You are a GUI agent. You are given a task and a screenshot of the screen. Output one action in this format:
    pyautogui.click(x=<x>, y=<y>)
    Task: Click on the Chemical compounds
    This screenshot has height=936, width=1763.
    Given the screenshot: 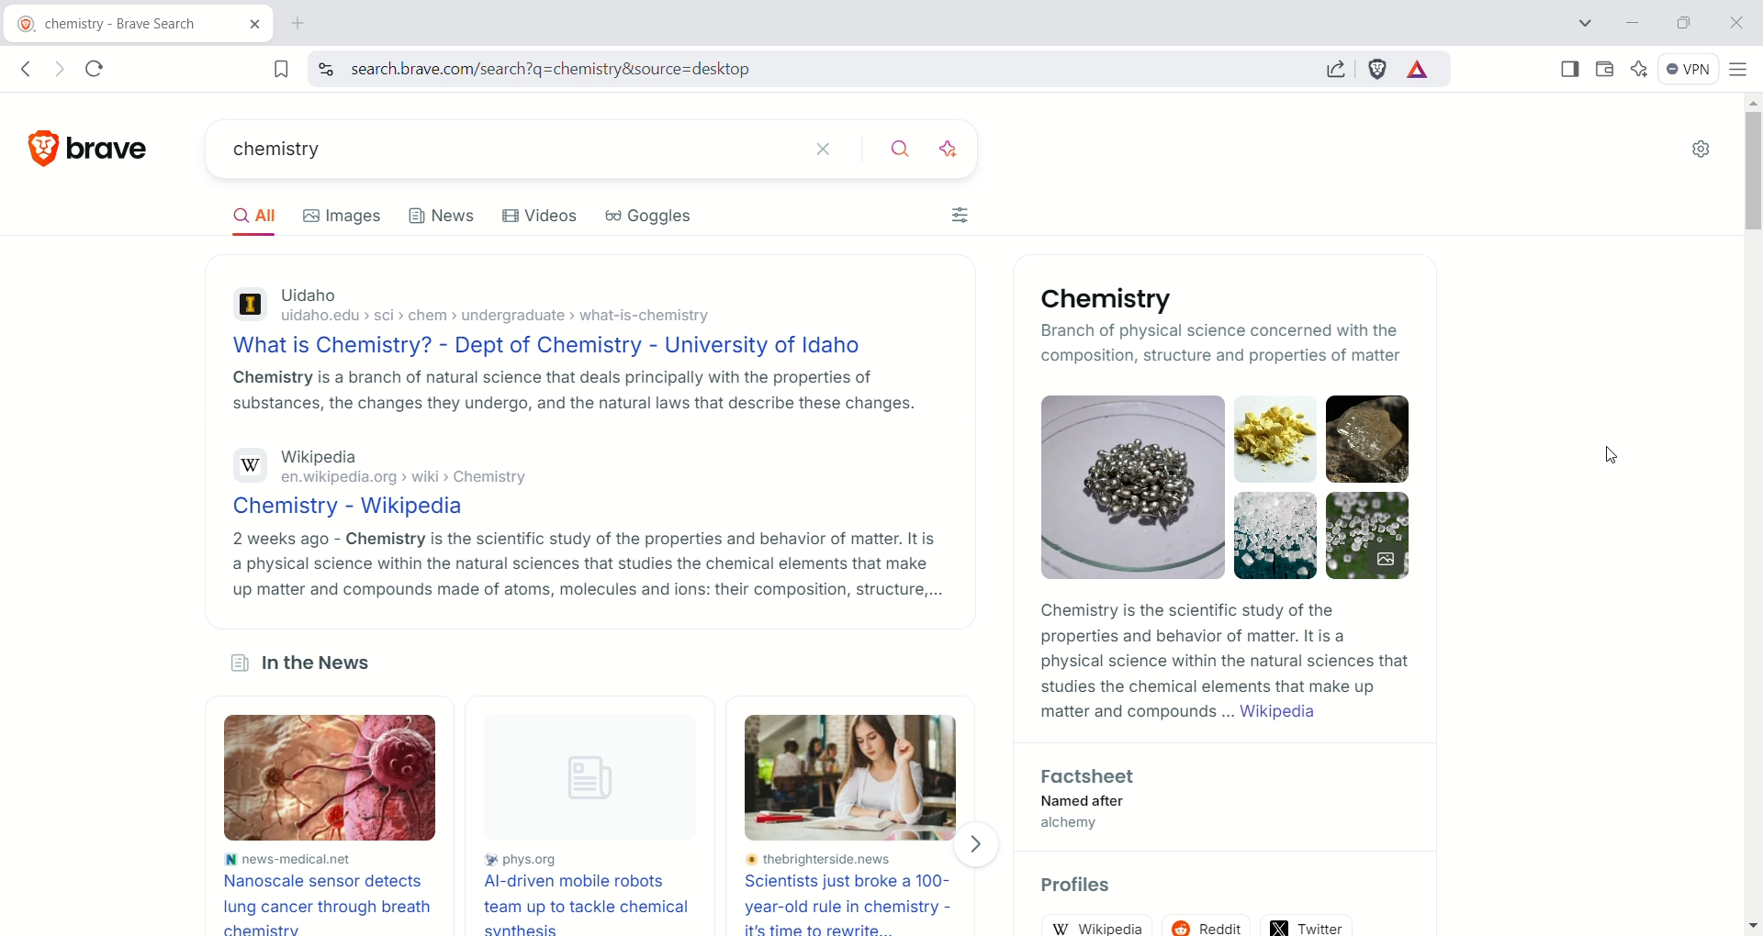 What is the action you would take?
    pyautogui.click(x=1230, y=486)
    